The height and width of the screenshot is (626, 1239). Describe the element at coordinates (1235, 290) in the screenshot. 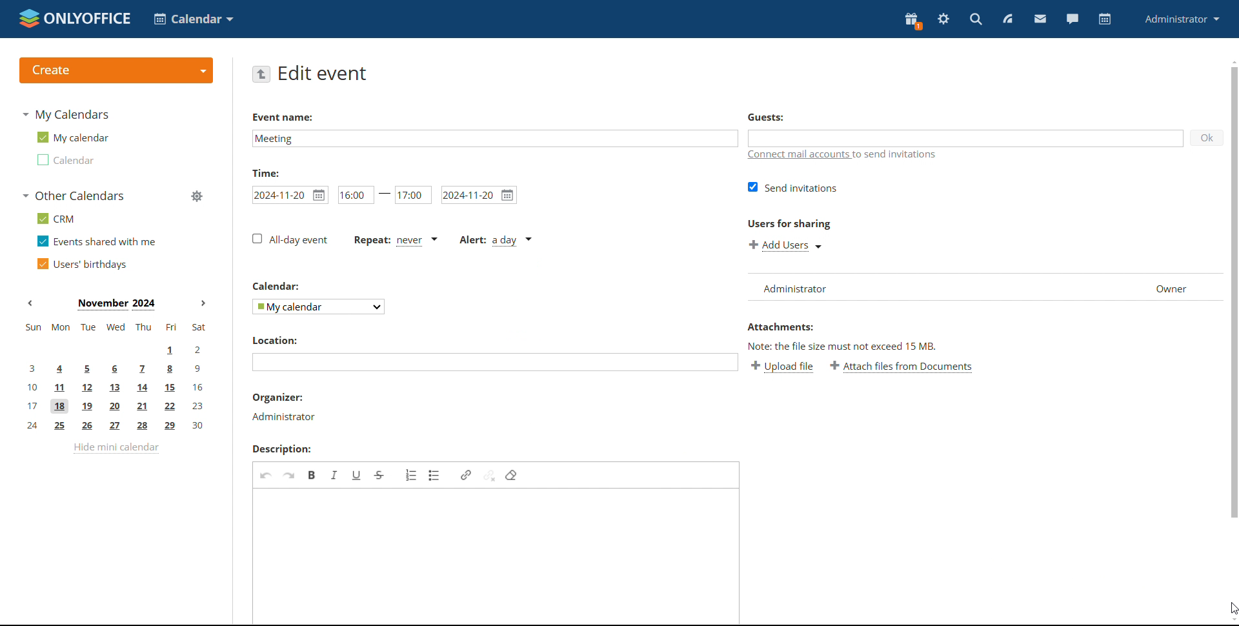

I see `scrollbar` at that location.